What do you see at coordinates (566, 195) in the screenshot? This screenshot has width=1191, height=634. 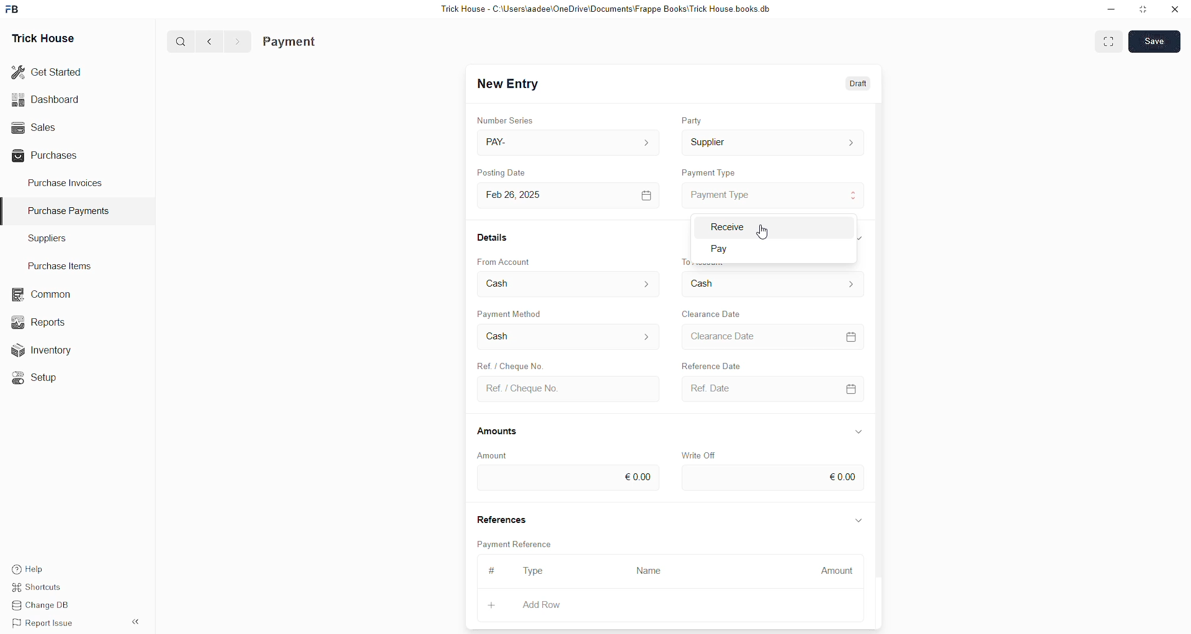 I see `Feb 26, 2025 ` at bounding box center [566, 195].